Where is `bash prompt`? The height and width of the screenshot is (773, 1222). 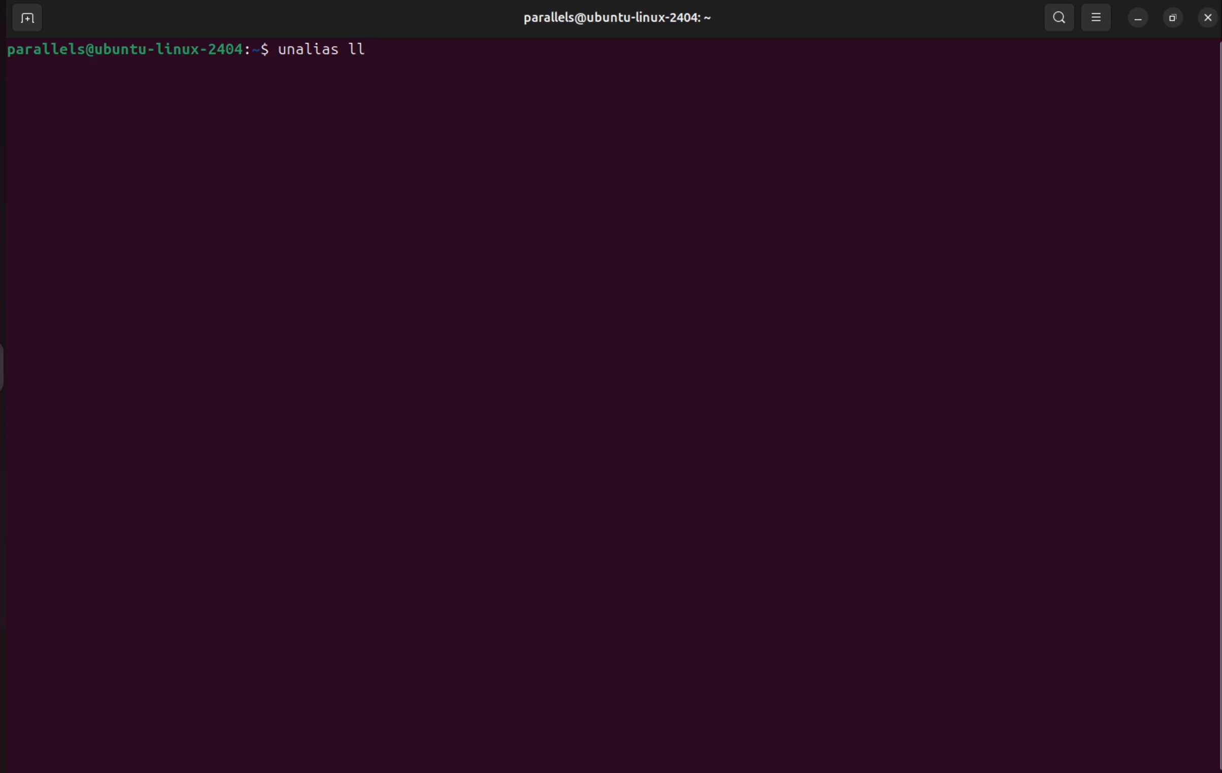
bash prompt is located at coordinates (136, 49).